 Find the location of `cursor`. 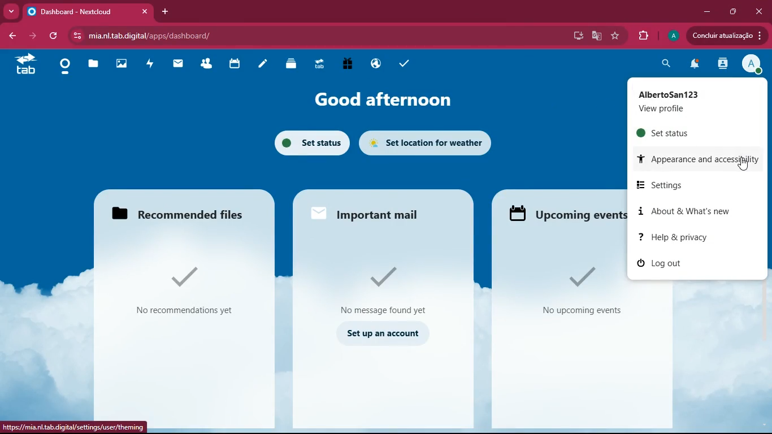

cursor is located at coordinates (744, 164).